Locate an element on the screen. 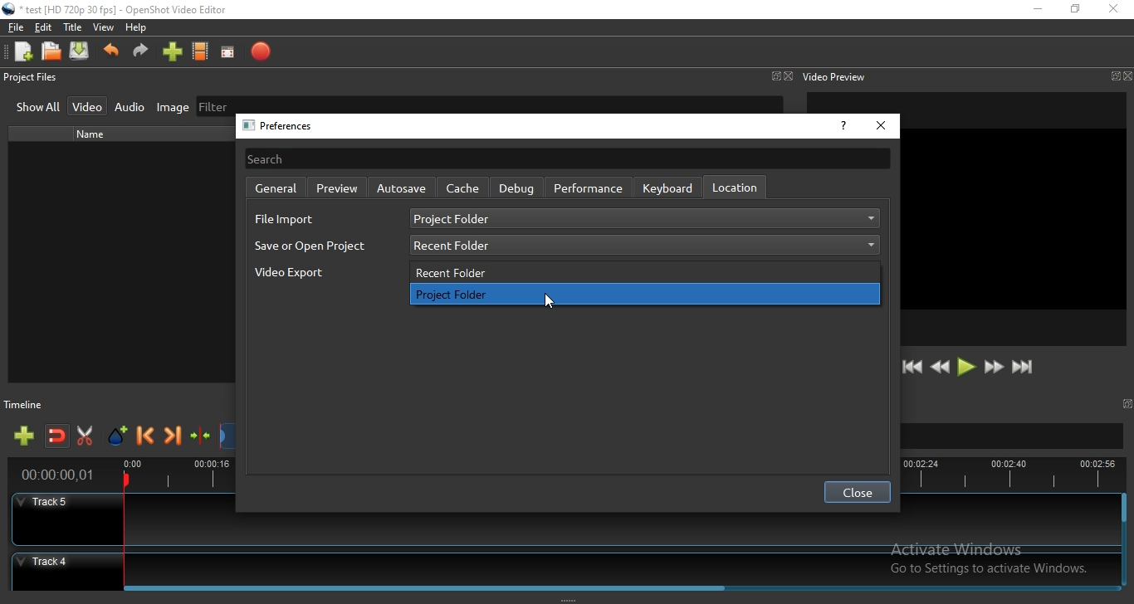 This screenshot has width=1134, height=604. search is located at coordinates (567, 158).